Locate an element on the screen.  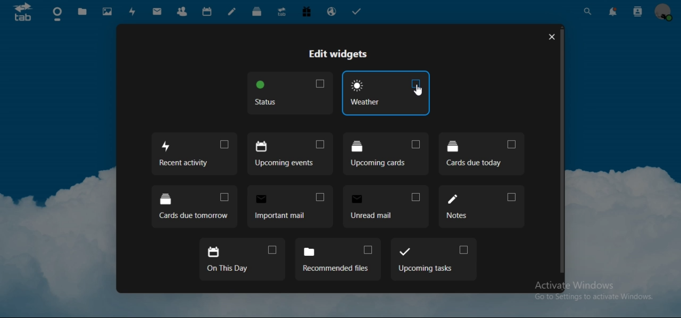
deck is located at coordinates (259, 12).